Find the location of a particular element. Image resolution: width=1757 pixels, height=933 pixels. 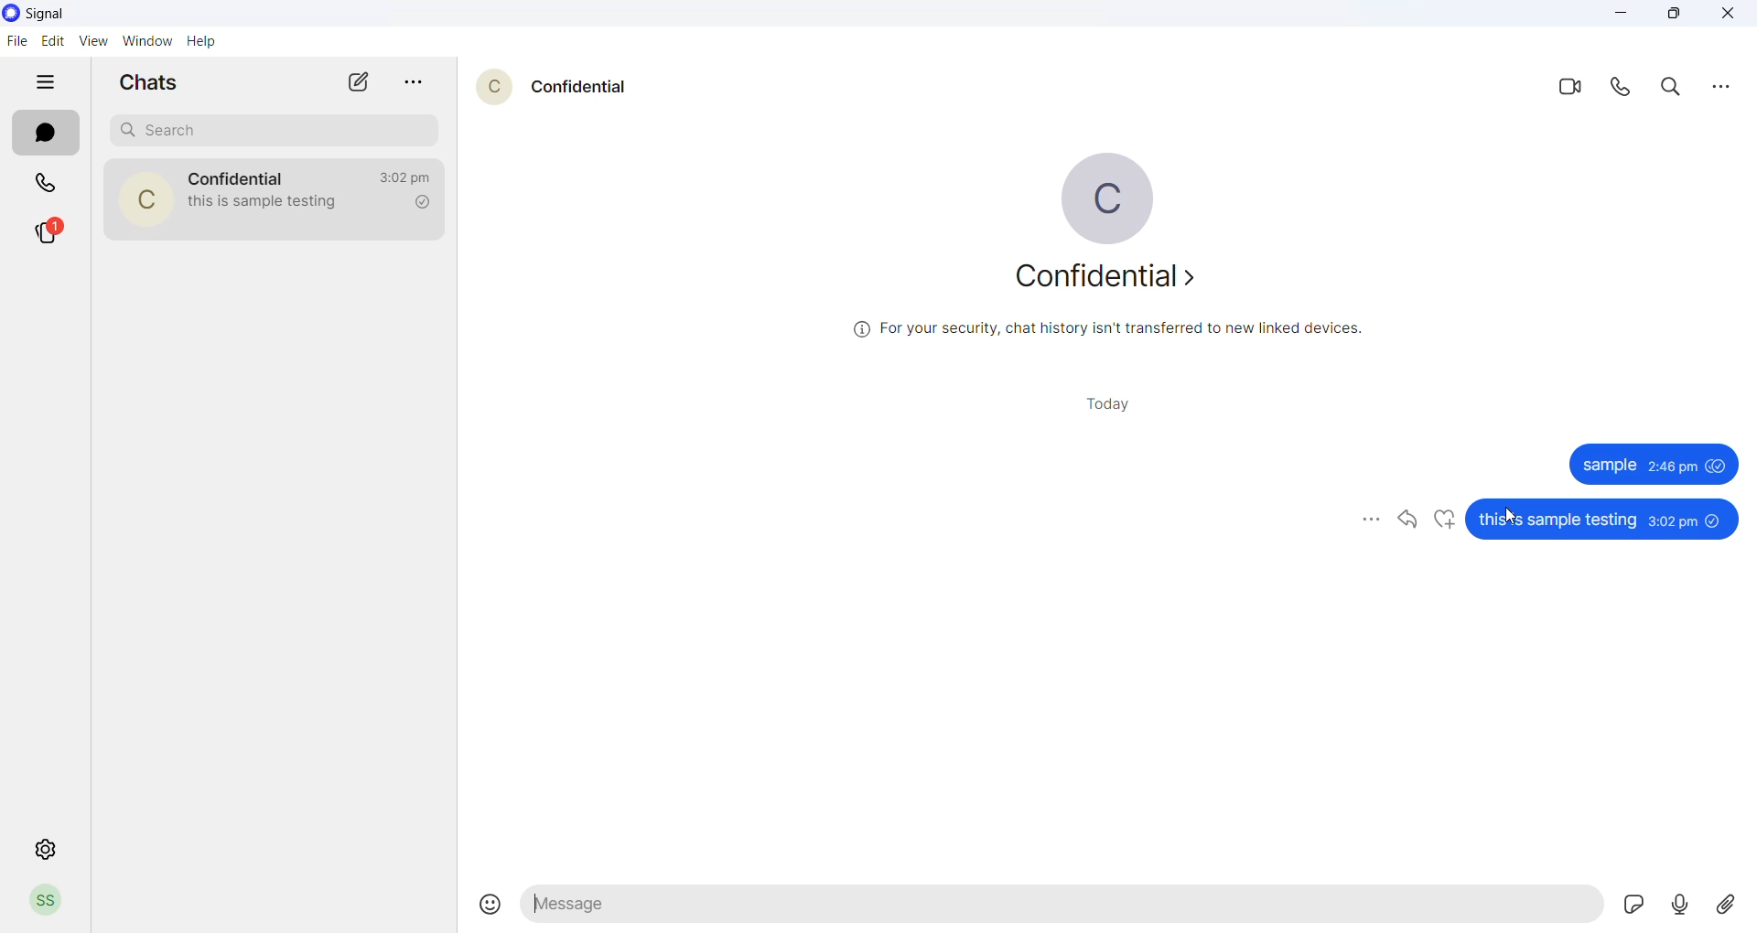

new message is located at coordinates (361, 82).